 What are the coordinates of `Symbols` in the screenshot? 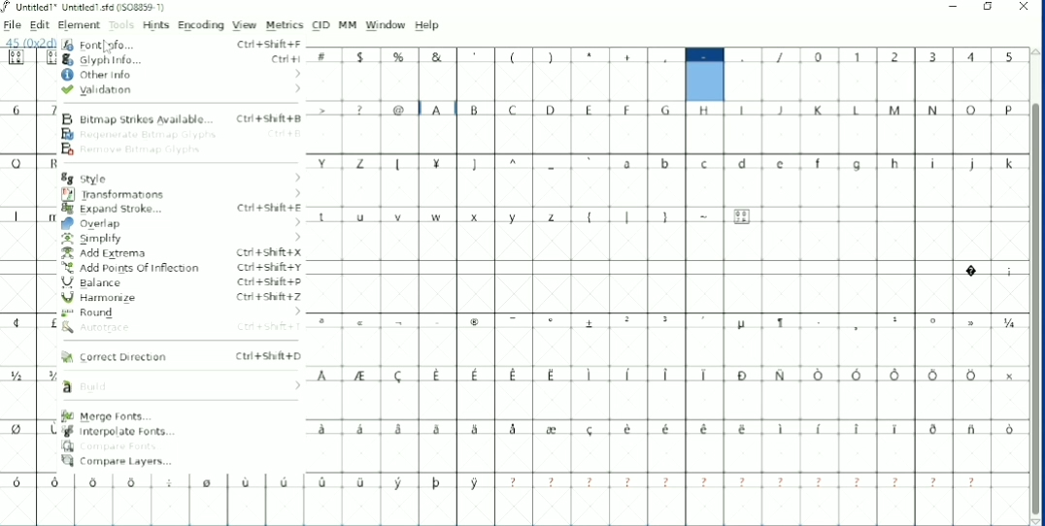 It's located at (668, 216).